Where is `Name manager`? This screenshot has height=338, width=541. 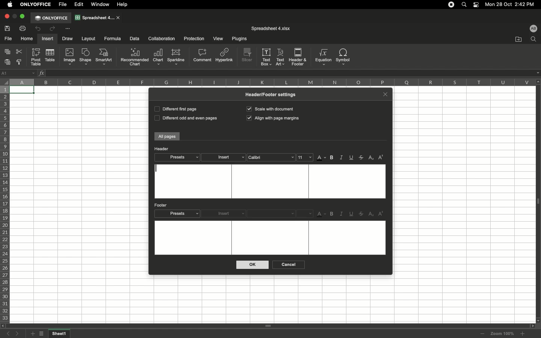
Name manager is located at coordinates (19, 72).